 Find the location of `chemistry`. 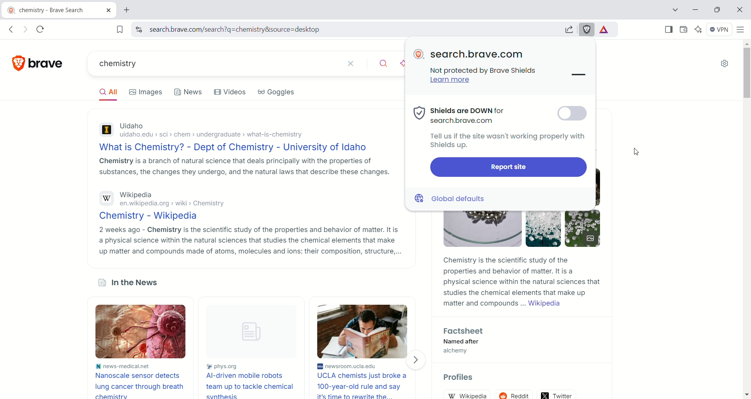

chemistry is located at coordinates (215, 63).